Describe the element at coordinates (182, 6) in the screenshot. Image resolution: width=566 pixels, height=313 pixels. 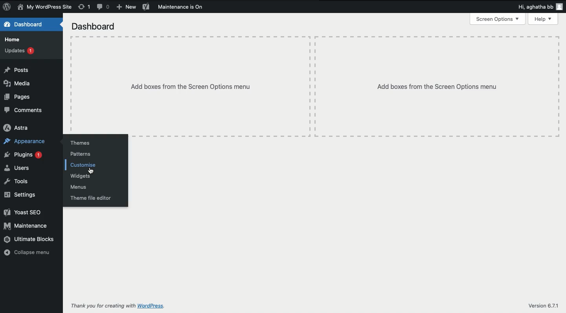
I see `Maintenance is on` at that location.